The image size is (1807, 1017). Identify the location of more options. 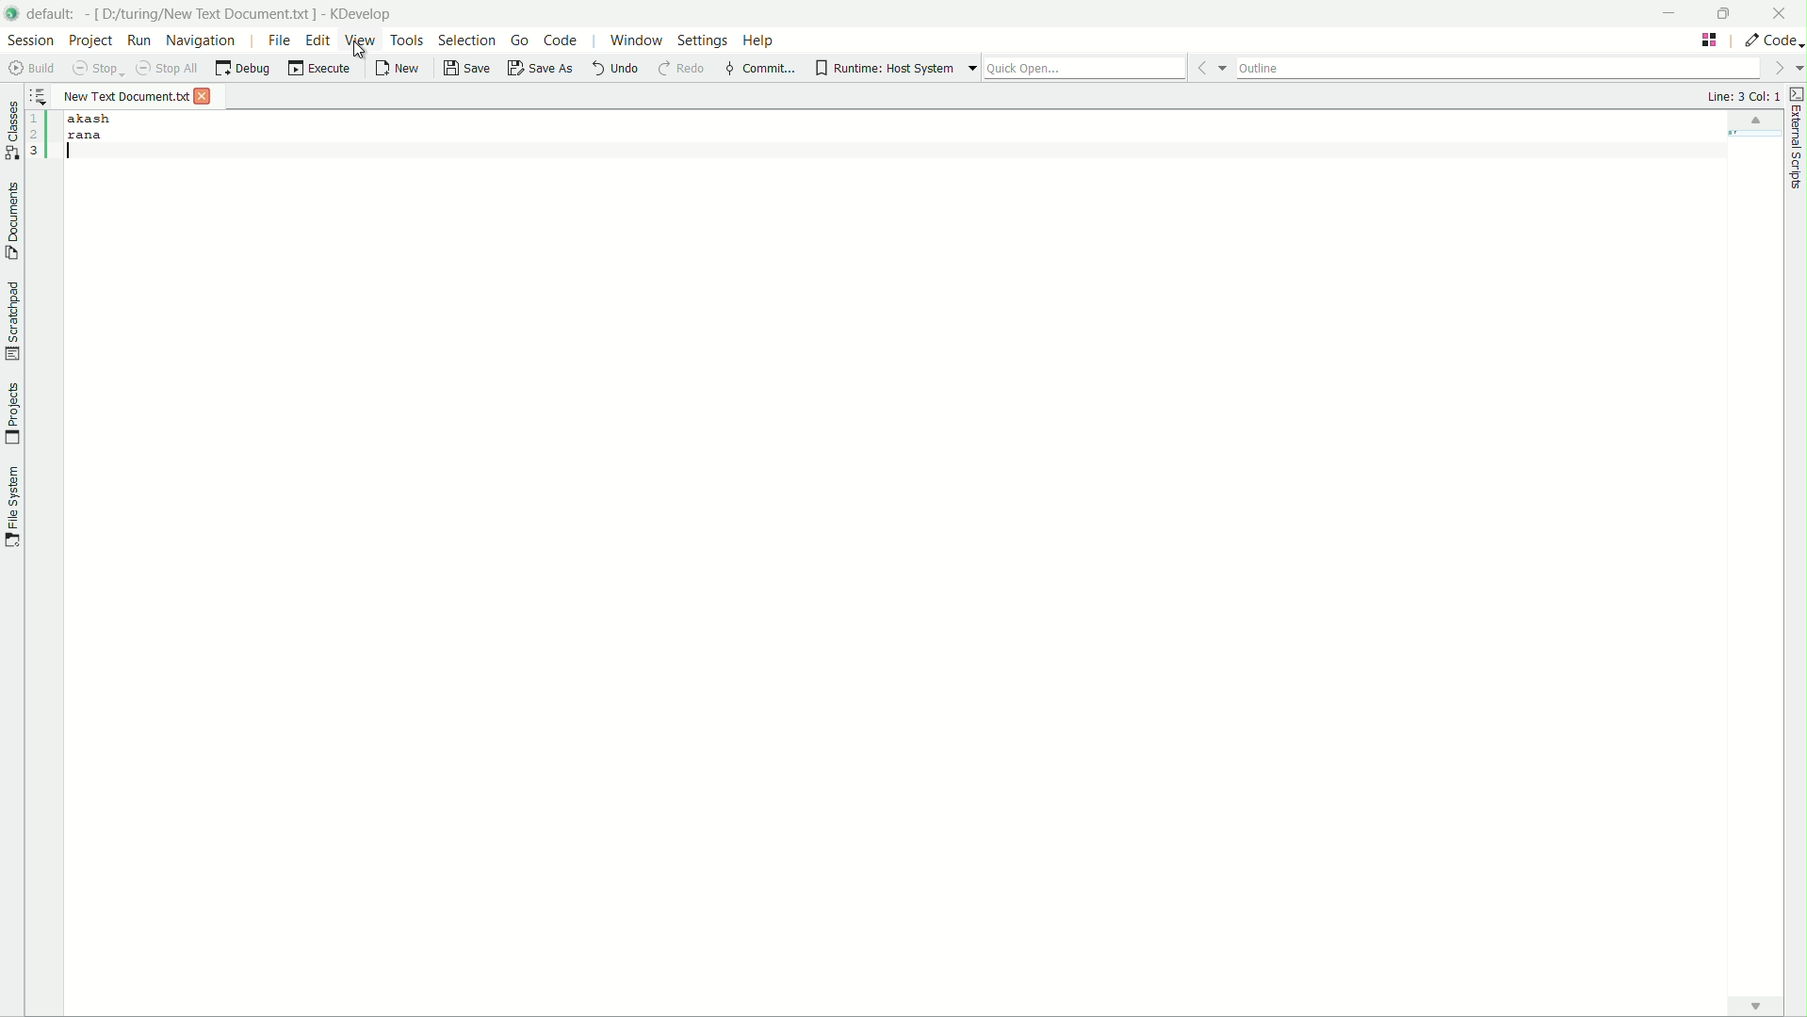
(1786, 69).